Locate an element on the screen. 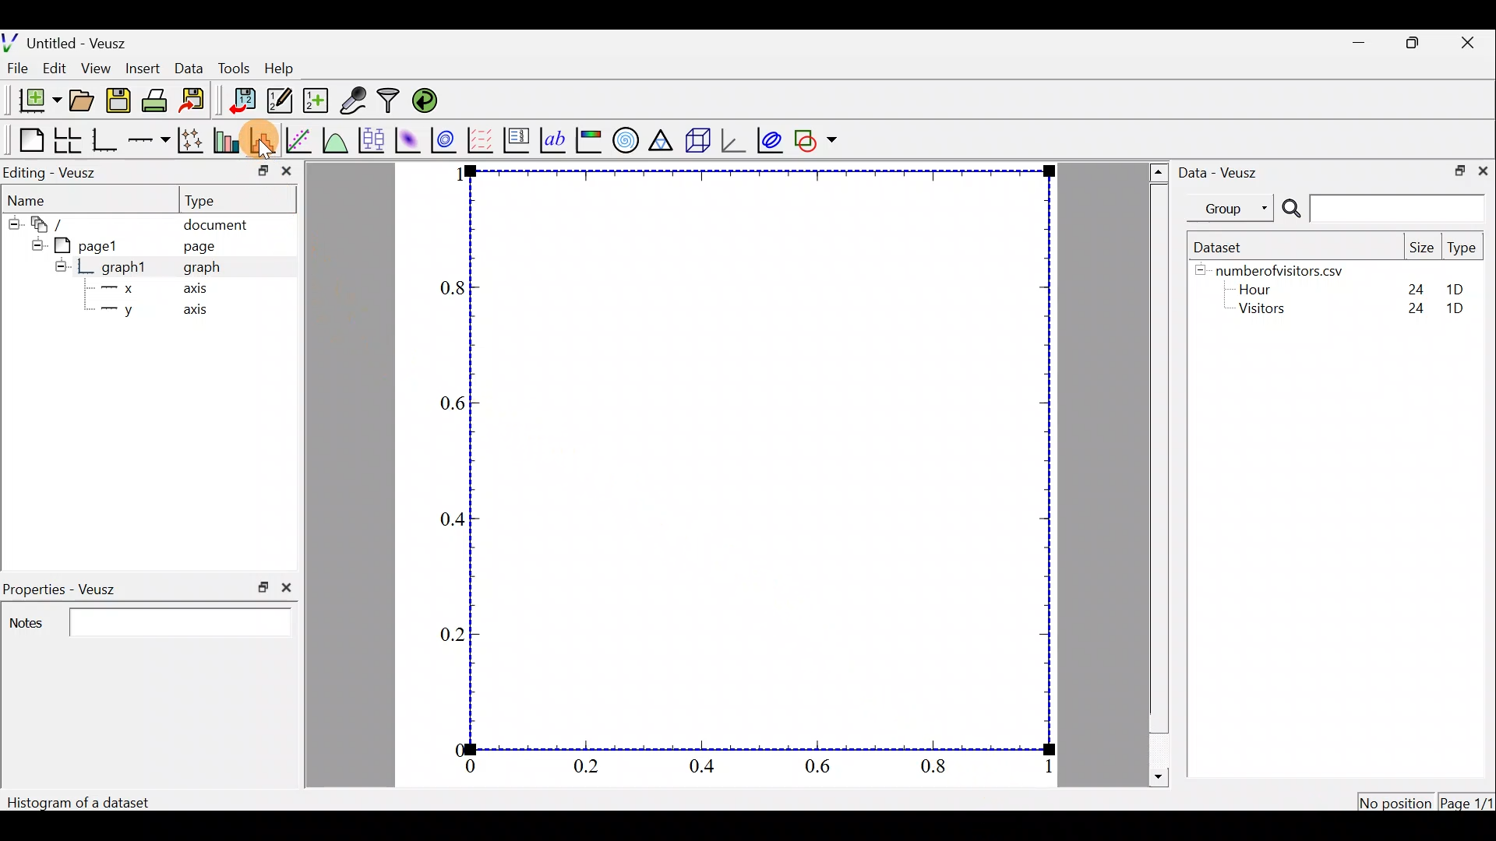 This screenshot has width=1496, height=841. plot a 2d dataset as an image is located at coordinates (410, 139).